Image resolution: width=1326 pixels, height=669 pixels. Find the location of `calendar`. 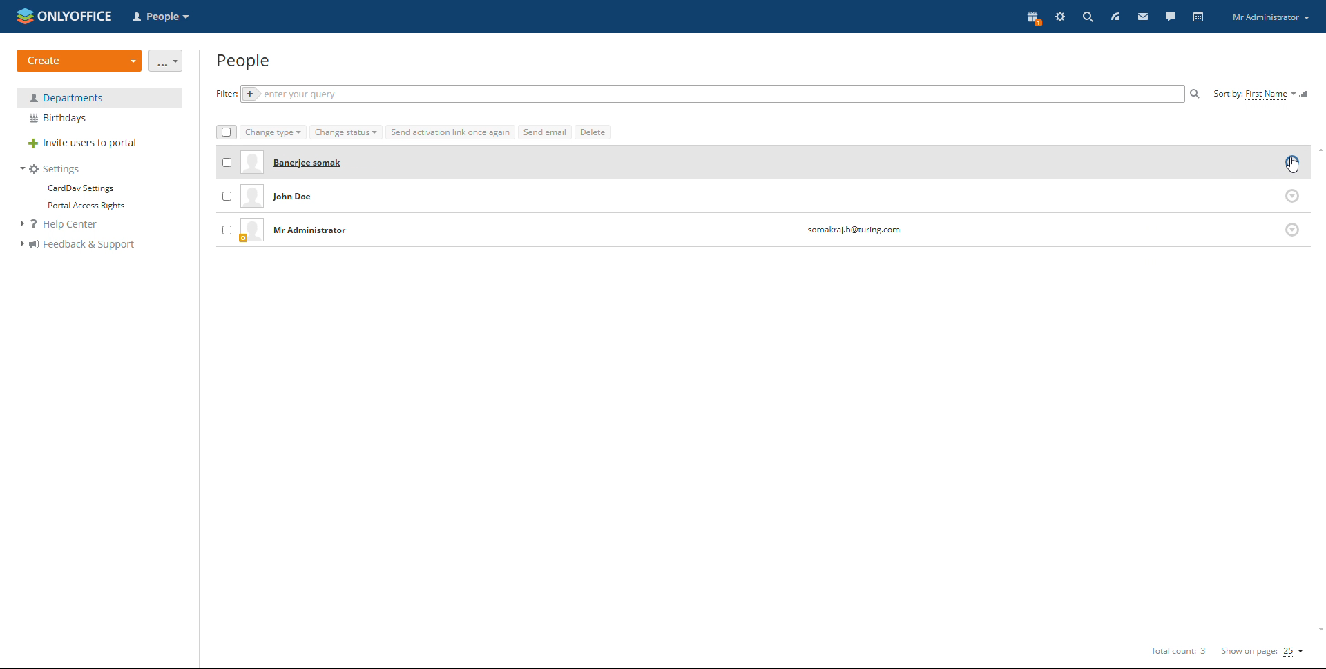

calendar is located at coordinates (1198, 17).